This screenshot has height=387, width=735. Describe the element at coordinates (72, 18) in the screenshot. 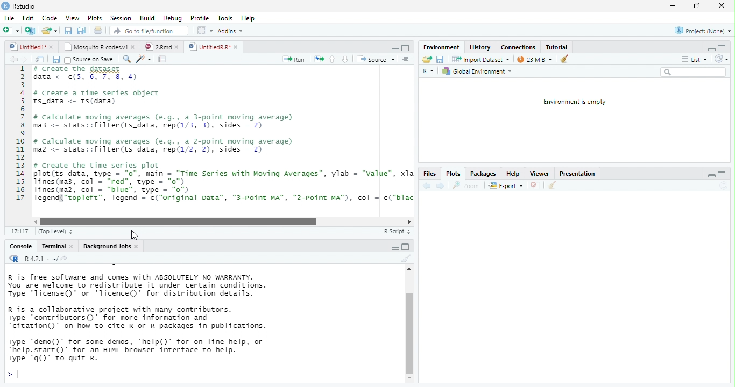

I see `View` at that location.